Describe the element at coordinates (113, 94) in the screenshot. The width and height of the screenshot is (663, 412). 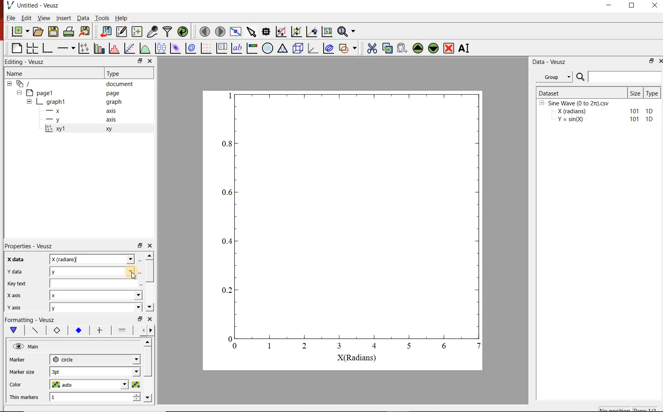
I see `page` at that location.